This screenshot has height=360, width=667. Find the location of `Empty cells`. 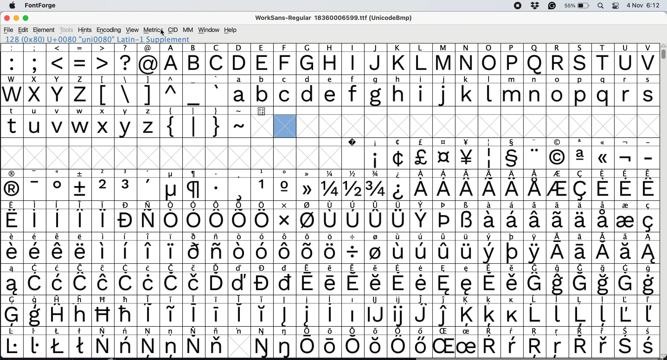

Empty cells is located at coordinates (375, 126).